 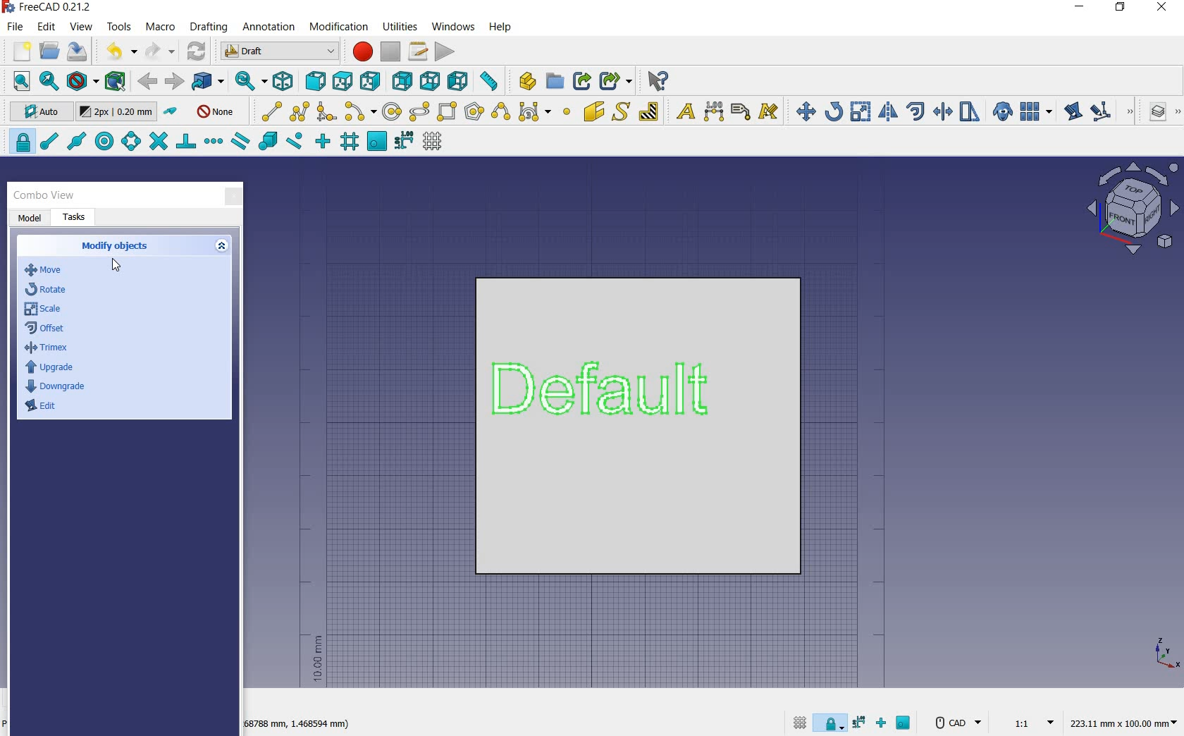 I want to click on current working plane: auto, so click(x=37, y=114).